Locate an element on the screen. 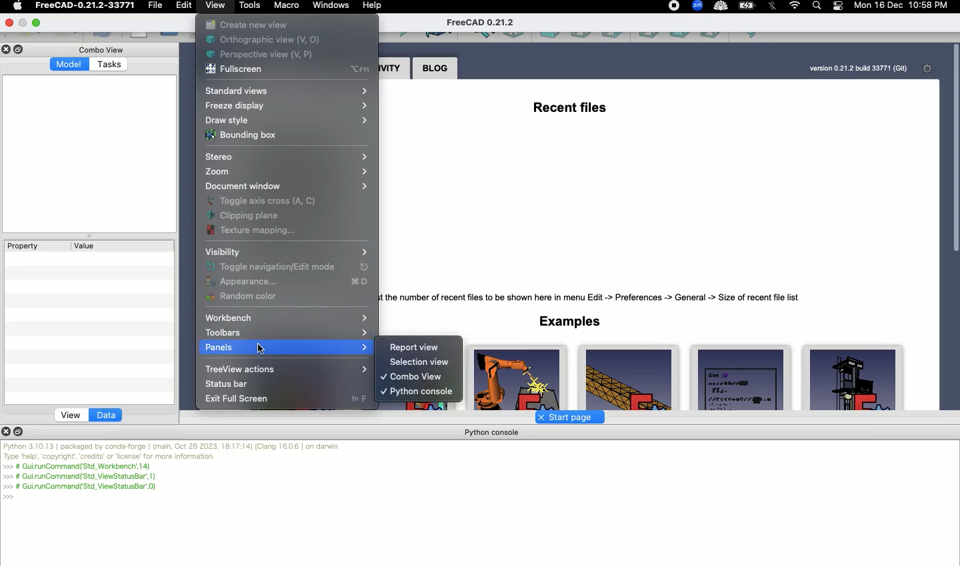 The height and width of the screenshot is (566, 960). Close is located at coordinates (11, 22).